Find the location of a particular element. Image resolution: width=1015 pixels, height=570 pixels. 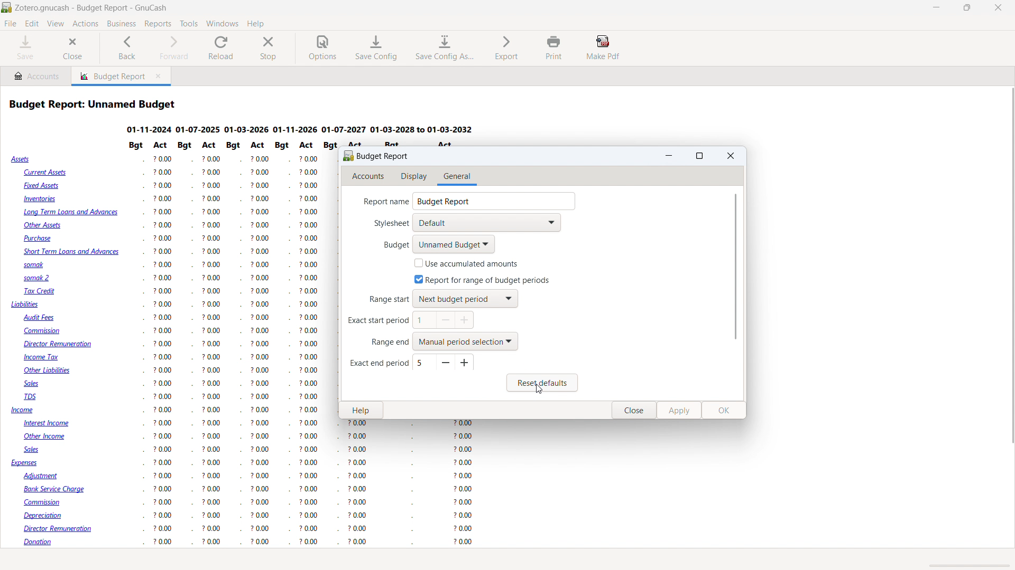

tools is located at coordinates (189, 24).